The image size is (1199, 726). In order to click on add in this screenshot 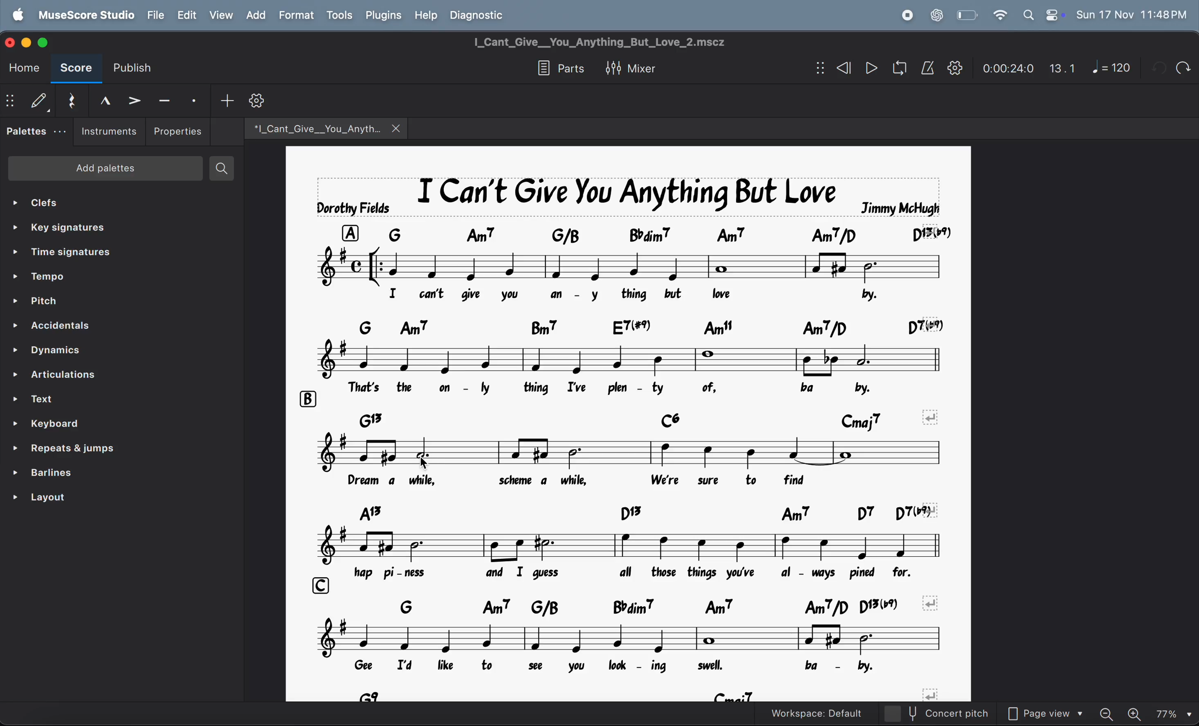, I will do `click(229, 100)`.